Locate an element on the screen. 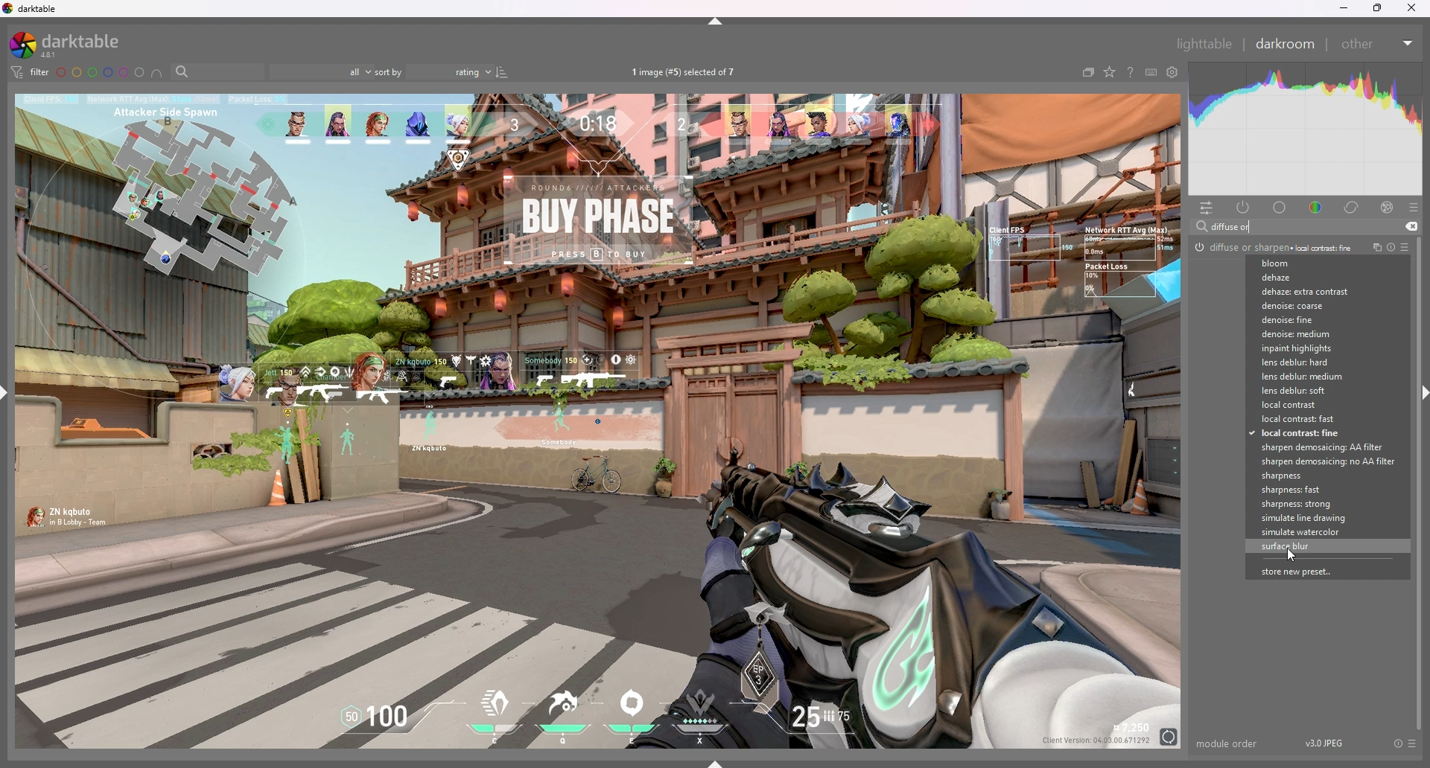 This screenshot has width=1430, height=768. other is located at coordinates (1377, 42).